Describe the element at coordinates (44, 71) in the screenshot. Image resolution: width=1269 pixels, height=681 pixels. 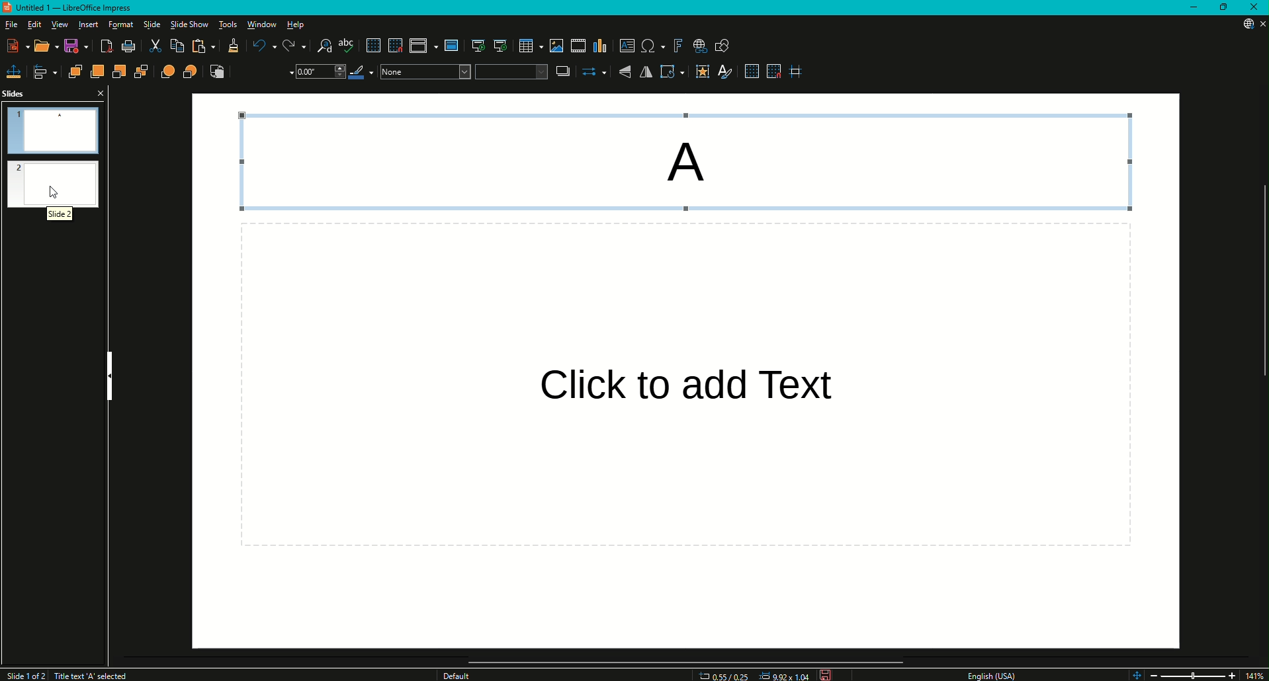
I see `Align Objects` at that location.